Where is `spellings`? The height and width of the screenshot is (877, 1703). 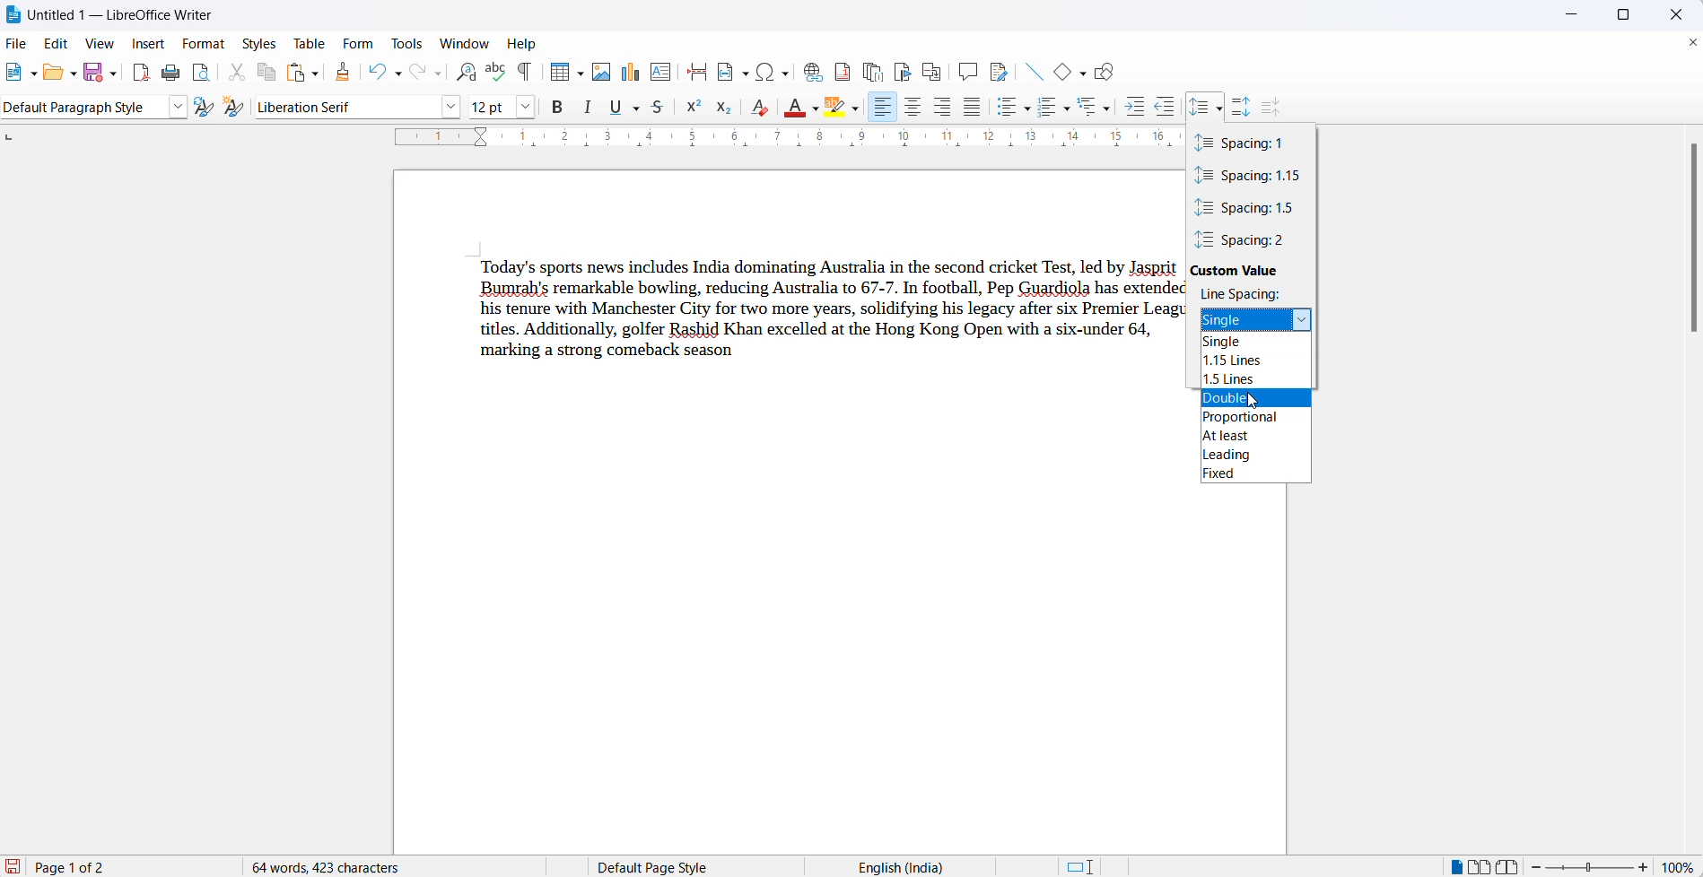
spellings is located at coordinates (495, 73).